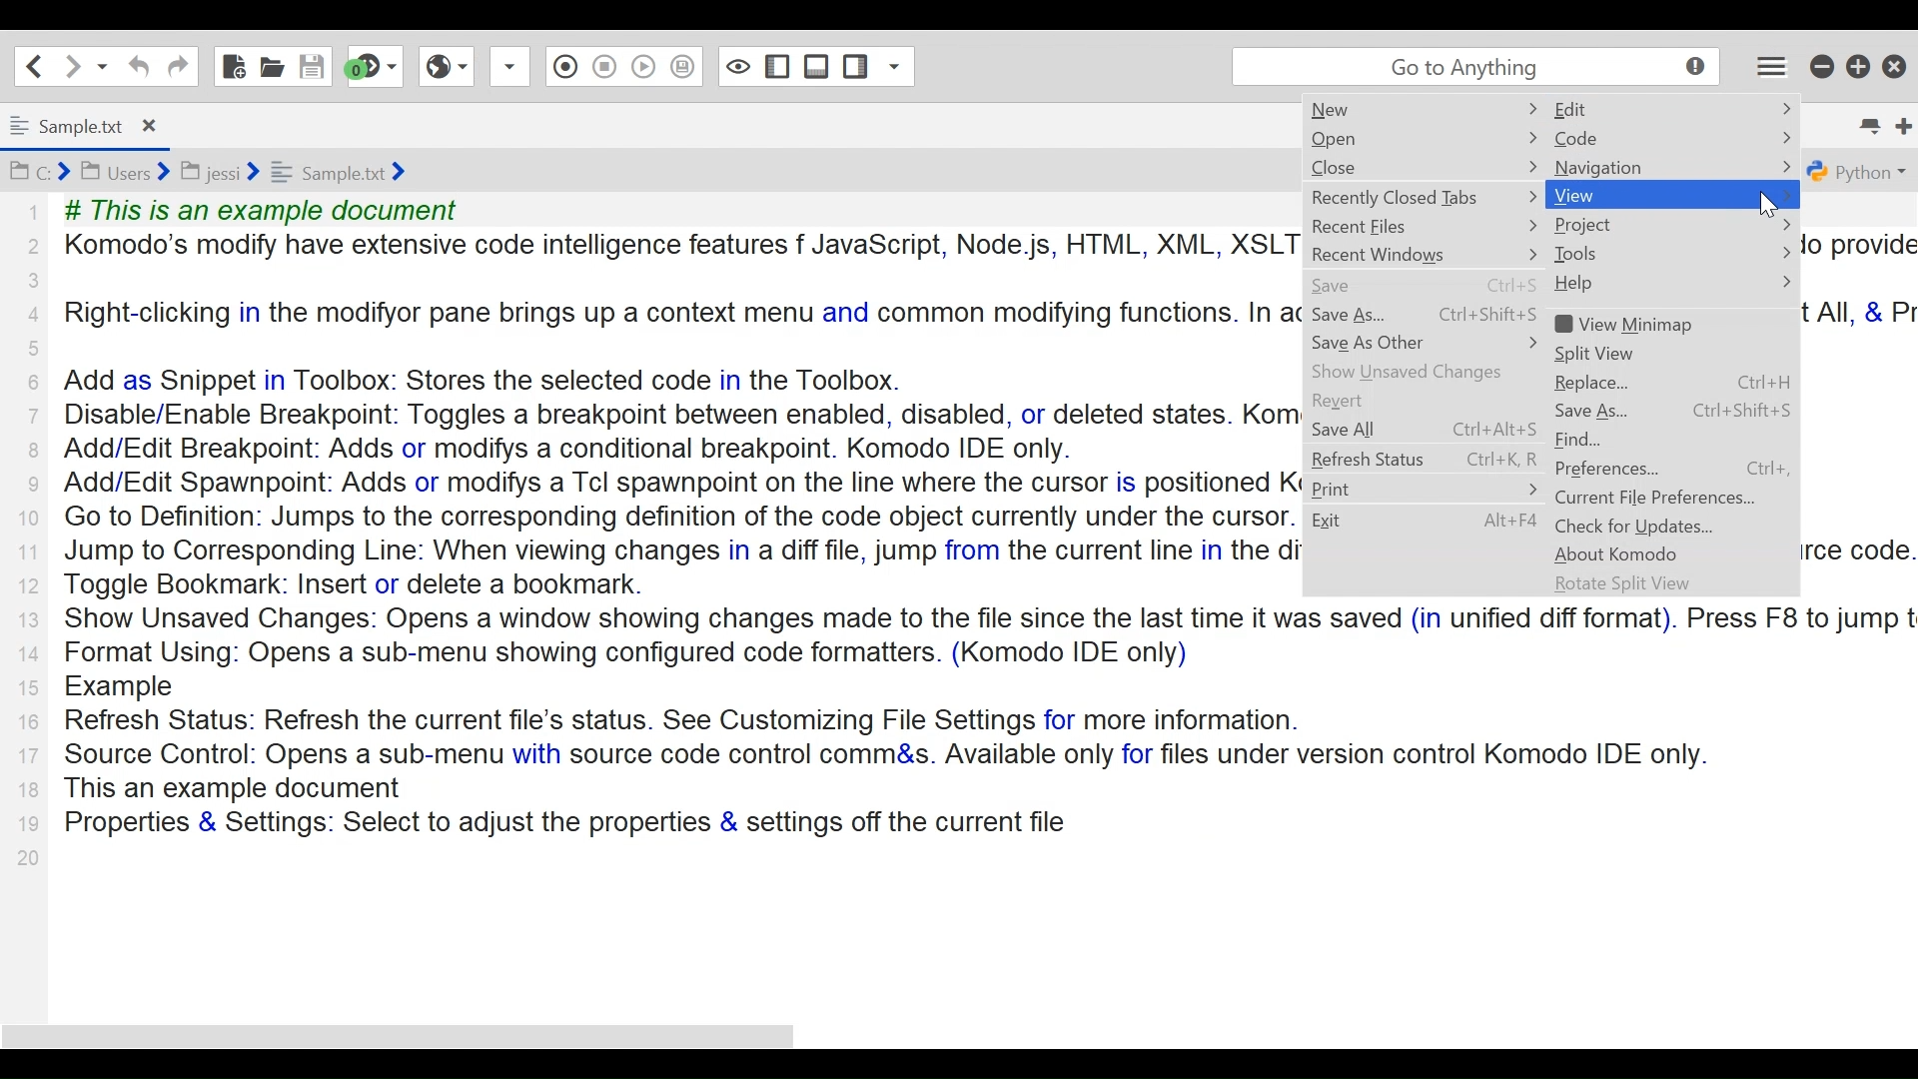 This screenshot has height=1079, width=1918. What do you see at coordinates (1680, 469) in the screenshot?
I see `Preferences... Ctrl+,` at bounding box center [1680, 469].